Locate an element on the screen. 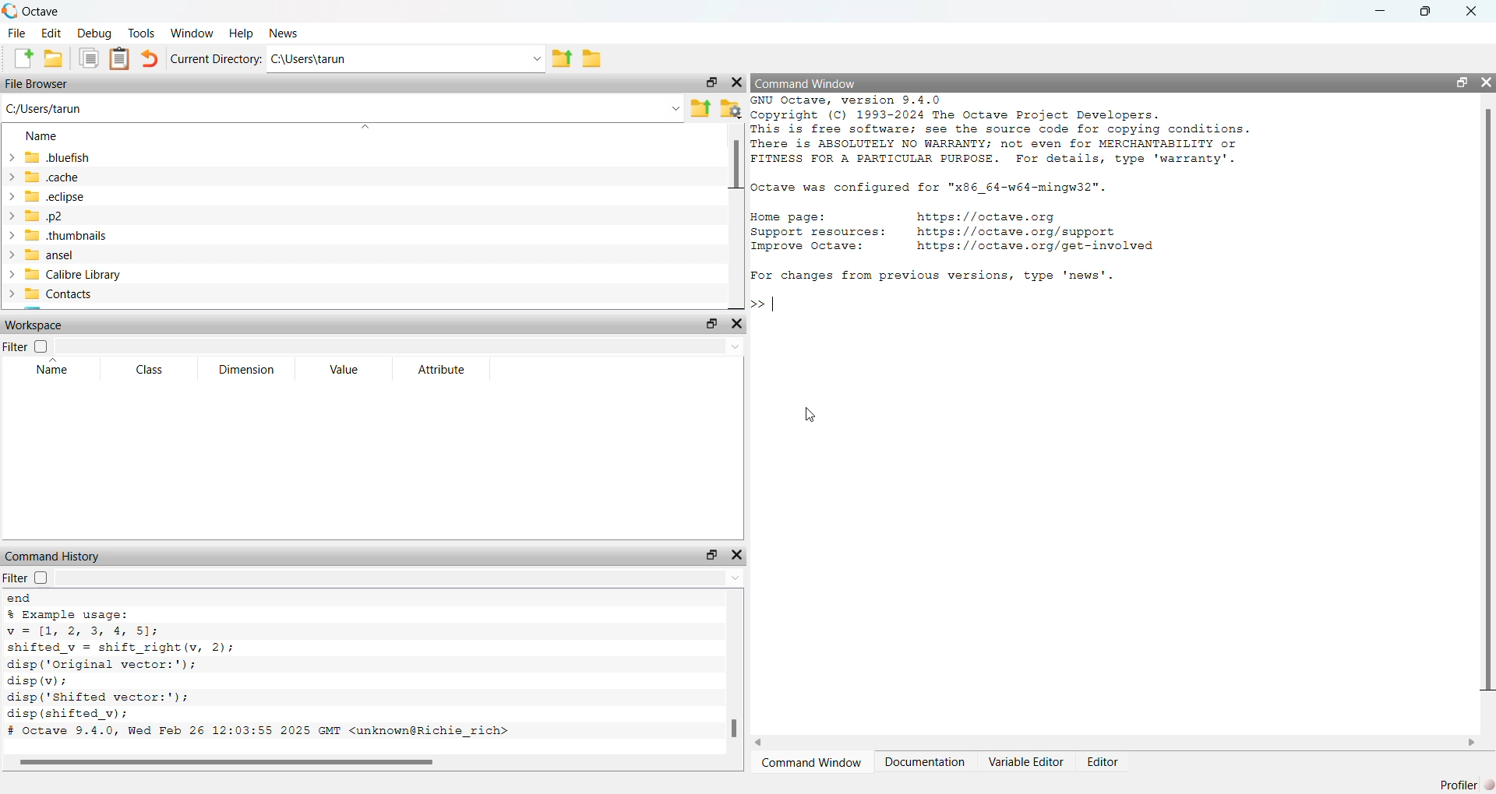 This screenshot has width=1496, height=794. cursor is located at coordinates (809, 416).